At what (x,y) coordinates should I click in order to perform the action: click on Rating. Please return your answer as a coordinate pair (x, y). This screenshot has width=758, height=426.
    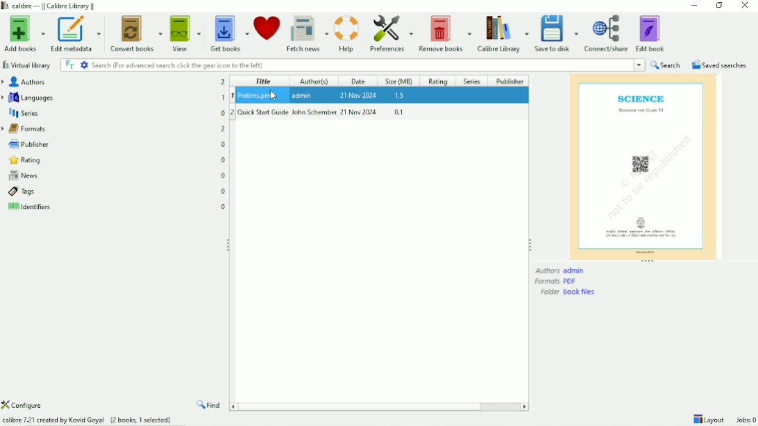
    Looking at the image, I should click on (23, 160).